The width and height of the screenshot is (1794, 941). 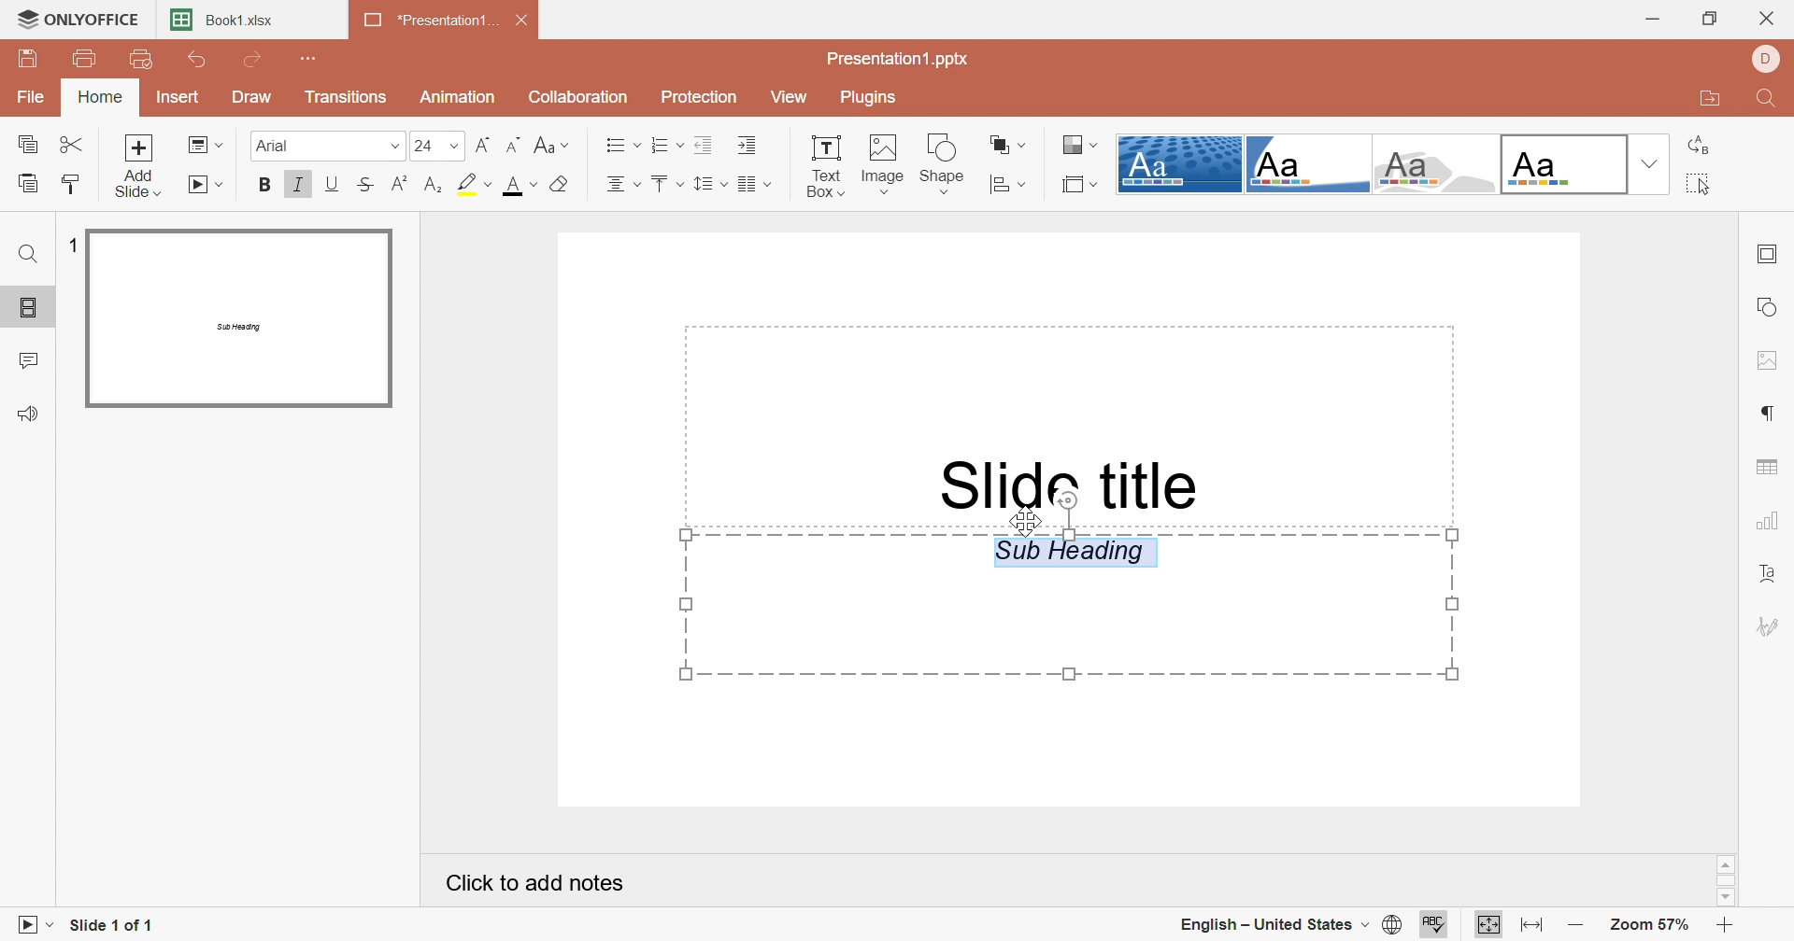 What do you see at coordinates (793, 95) in the screenshot?
I see `View` at bounding box center [793, 95].